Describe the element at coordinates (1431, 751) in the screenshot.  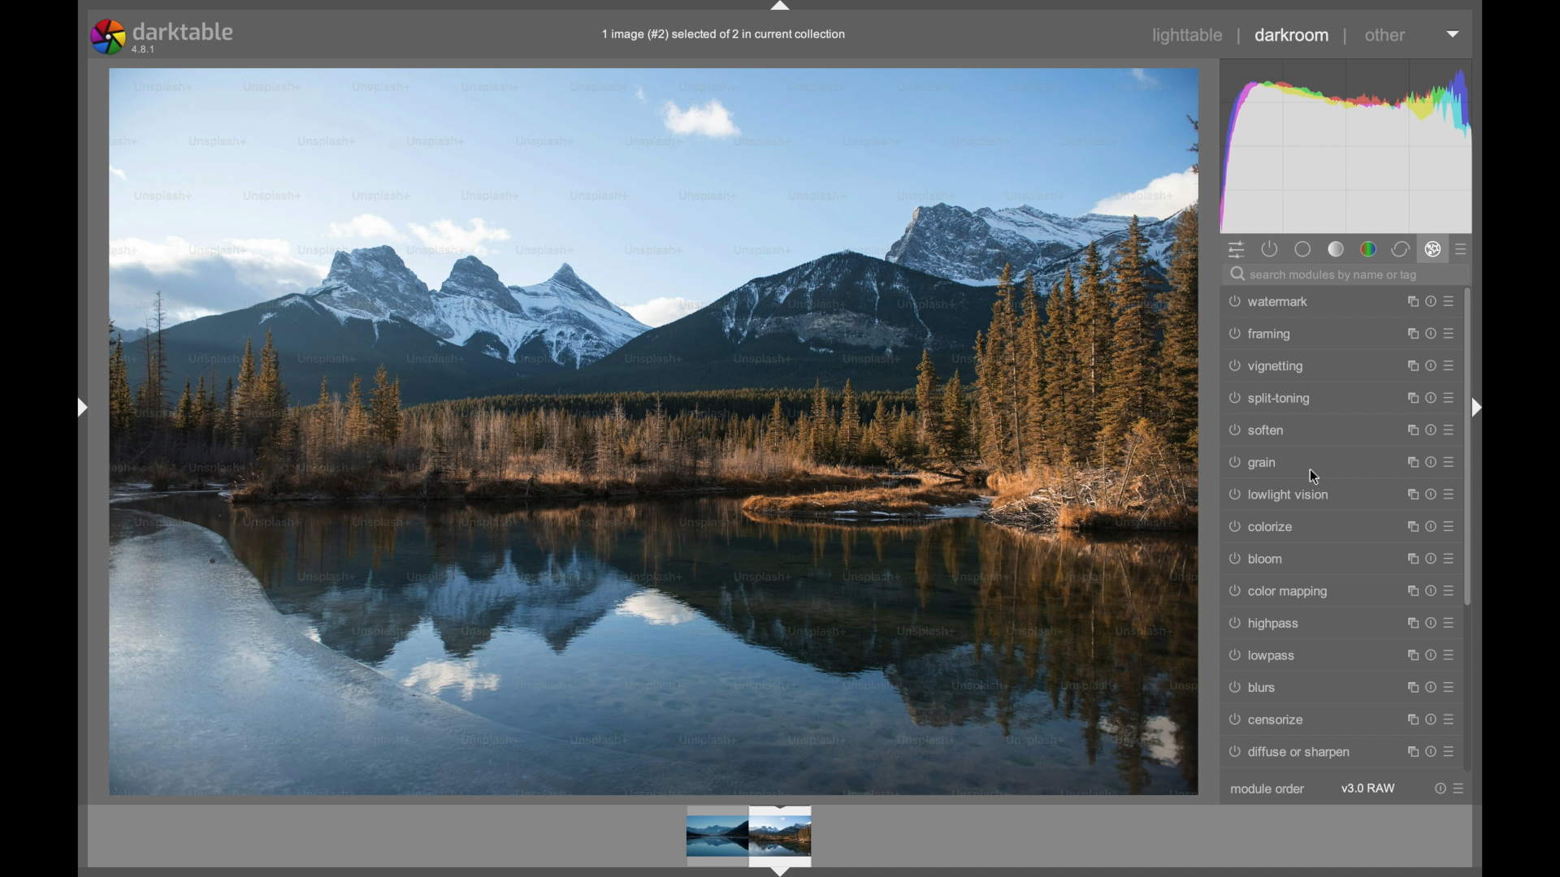
I see `reset parameters` at that location.